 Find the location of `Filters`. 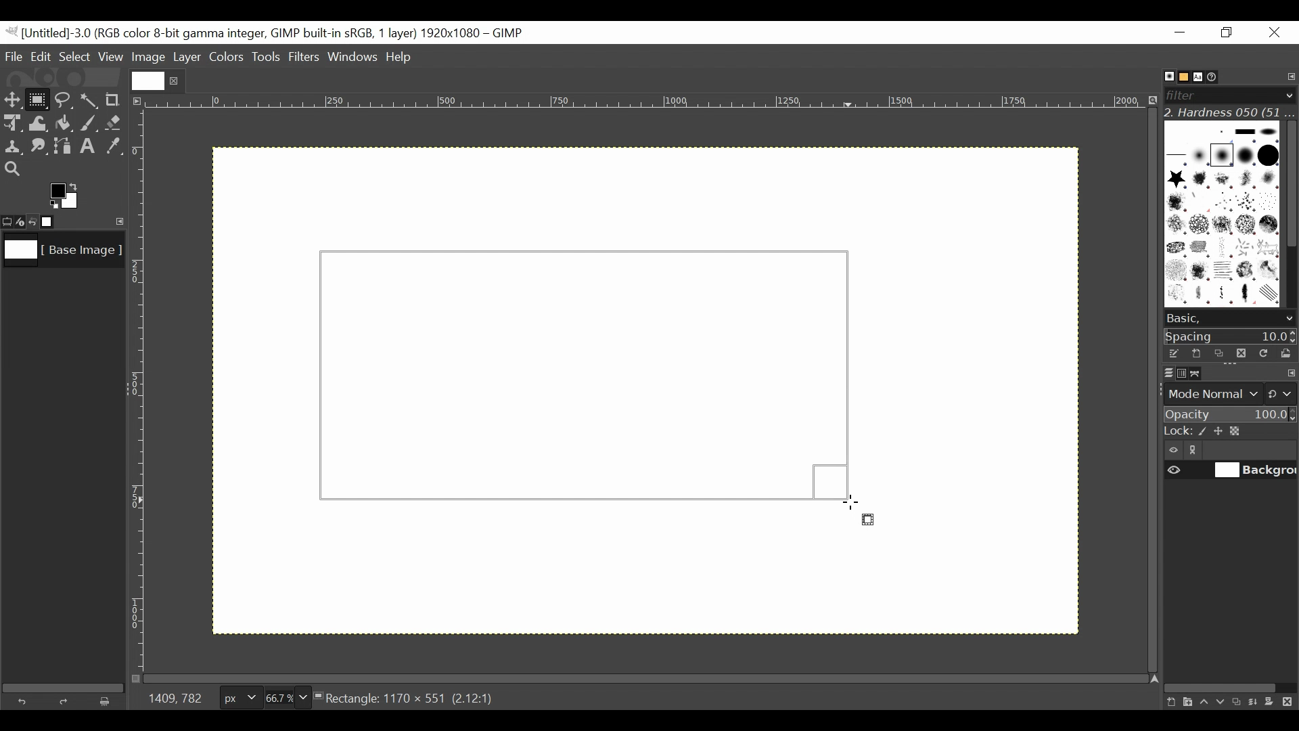

Filters is located at coordinates (305, 58).